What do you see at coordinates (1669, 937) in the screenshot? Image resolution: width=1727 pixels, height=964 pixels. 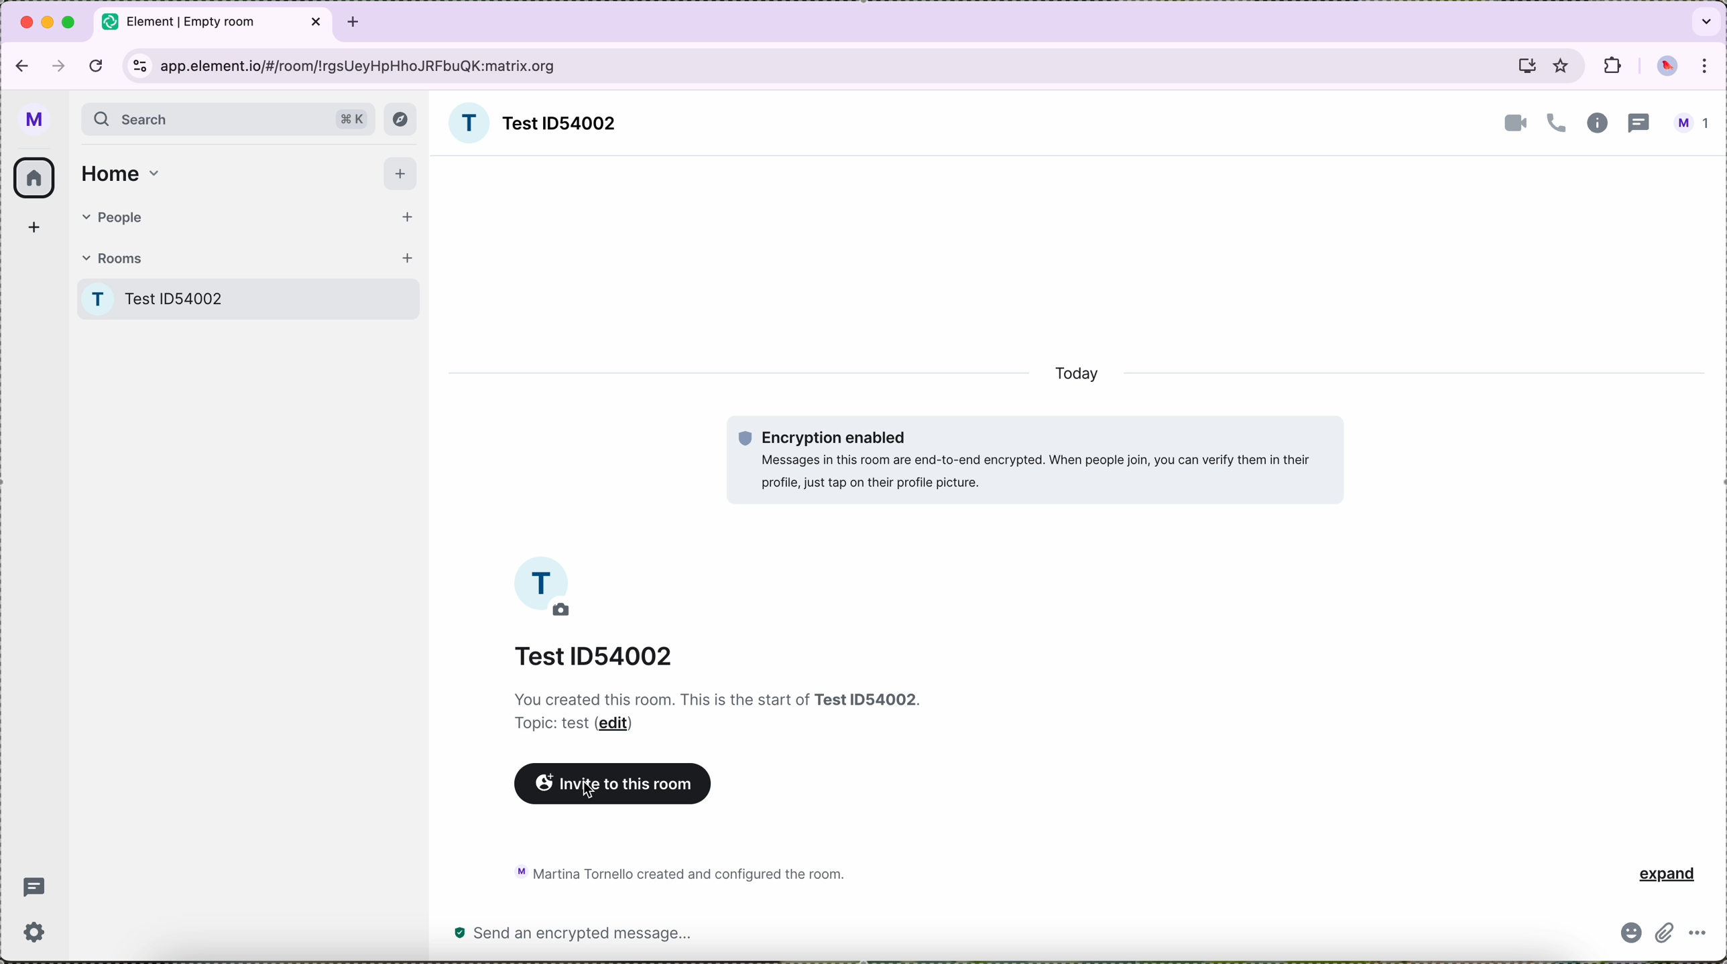 I see `attach file` at bounding box center [1669, 937].